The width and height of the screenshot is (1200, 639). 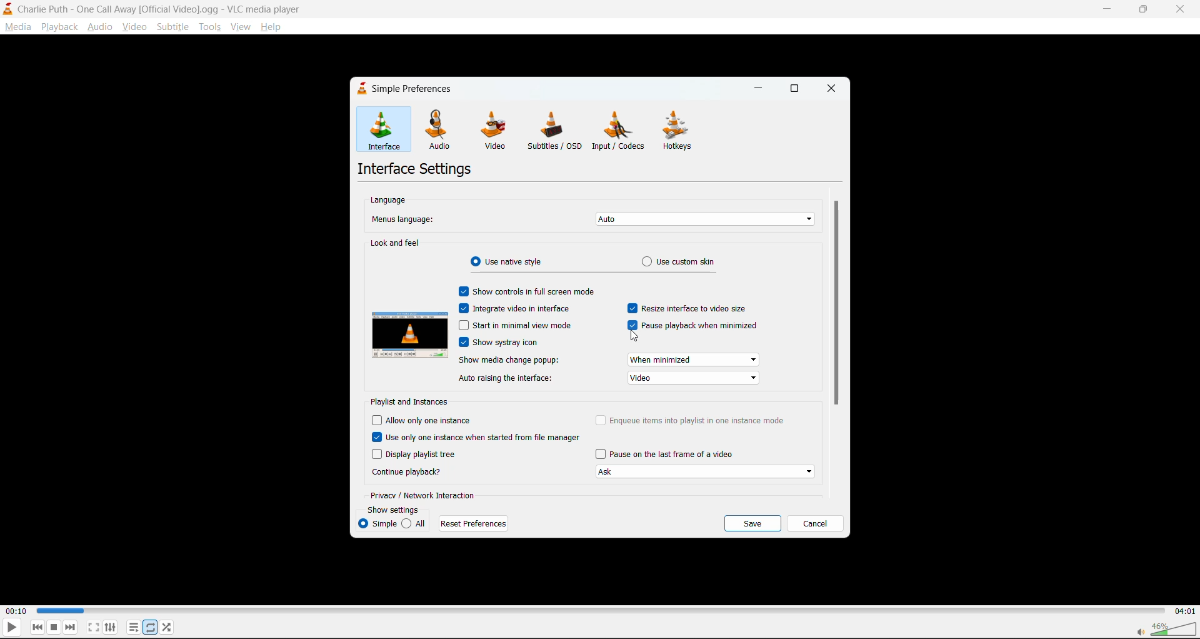 What do you see at coordinates (132, 626) in the screenshot?
I see `playlist` at bounding box center [132, 626].